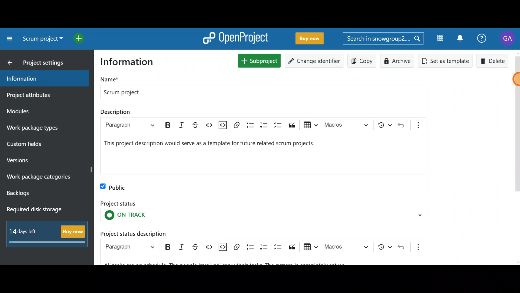 Image resolution: width=520 pixels, height=293 pixels. What do you see at coordinates (49, 235) in the screenshot?
I see `Buy now` at bounding box center [49, 235].